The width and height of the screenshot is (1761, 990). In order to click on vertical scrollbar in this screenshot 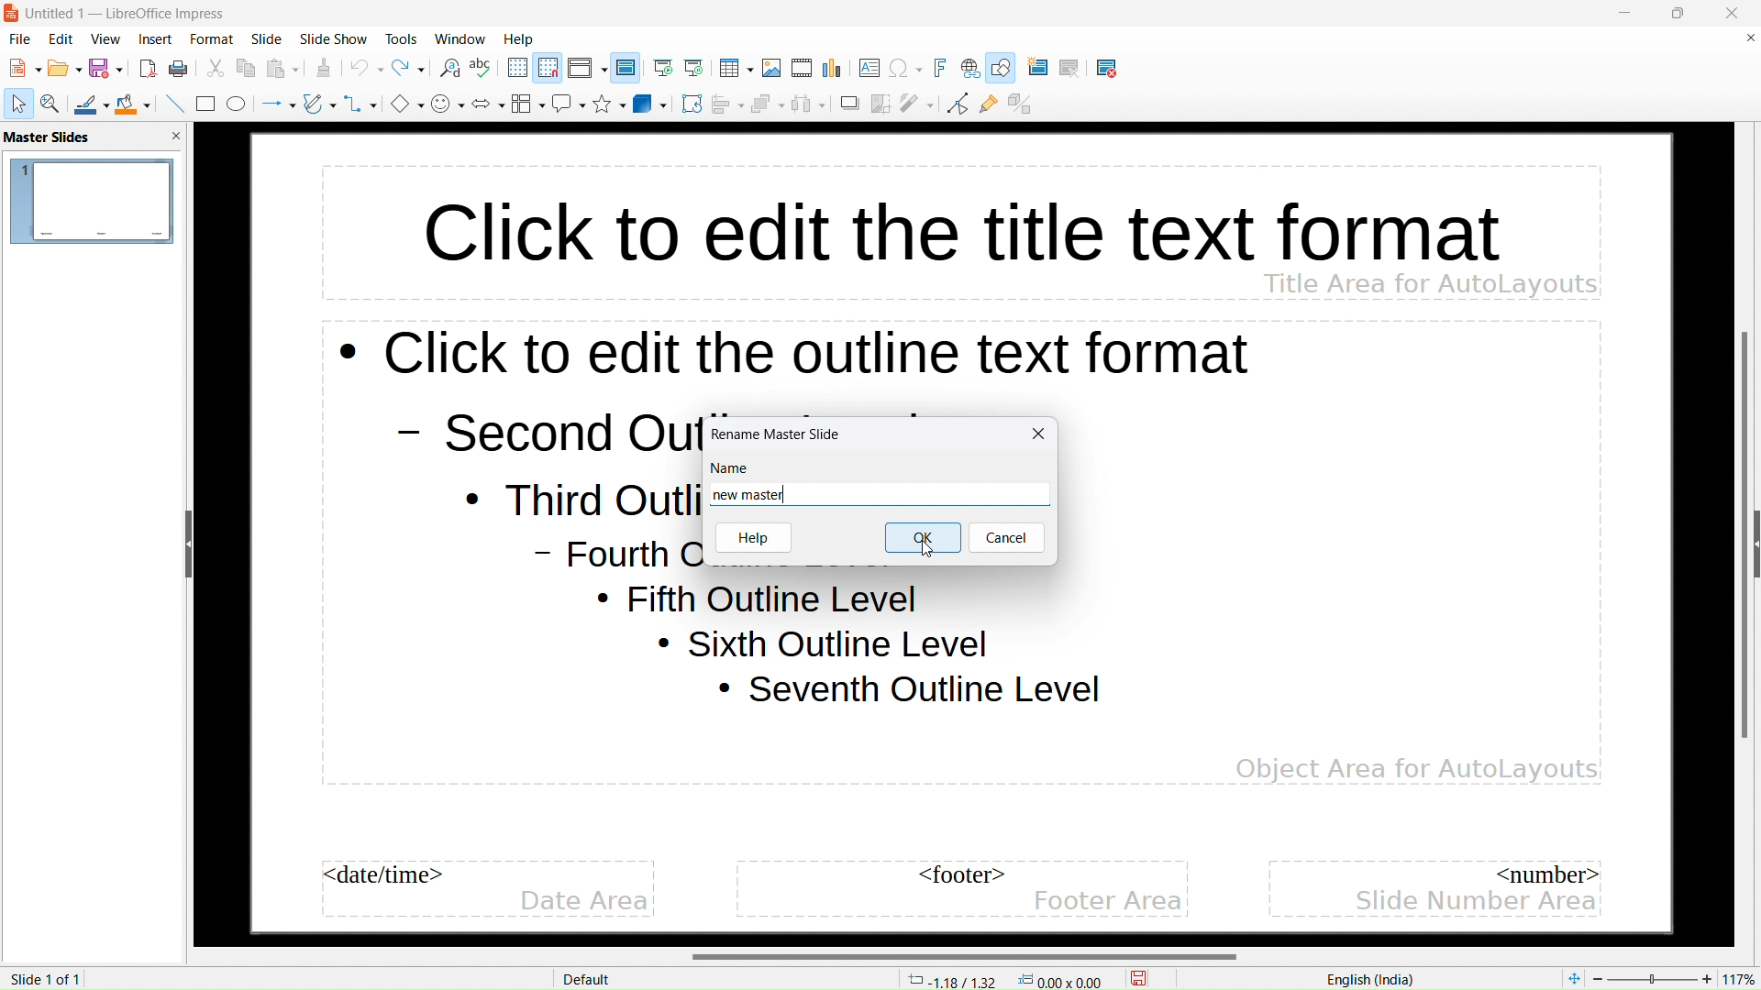, I will do `click(1742, 535)`.